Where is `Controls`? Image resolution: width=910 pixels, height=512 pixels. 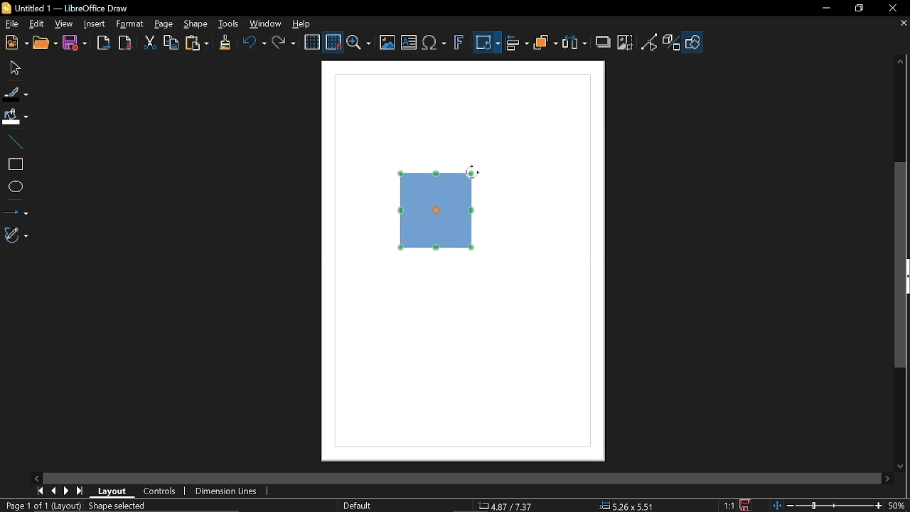
Controls is located at coordinates (159, 491).